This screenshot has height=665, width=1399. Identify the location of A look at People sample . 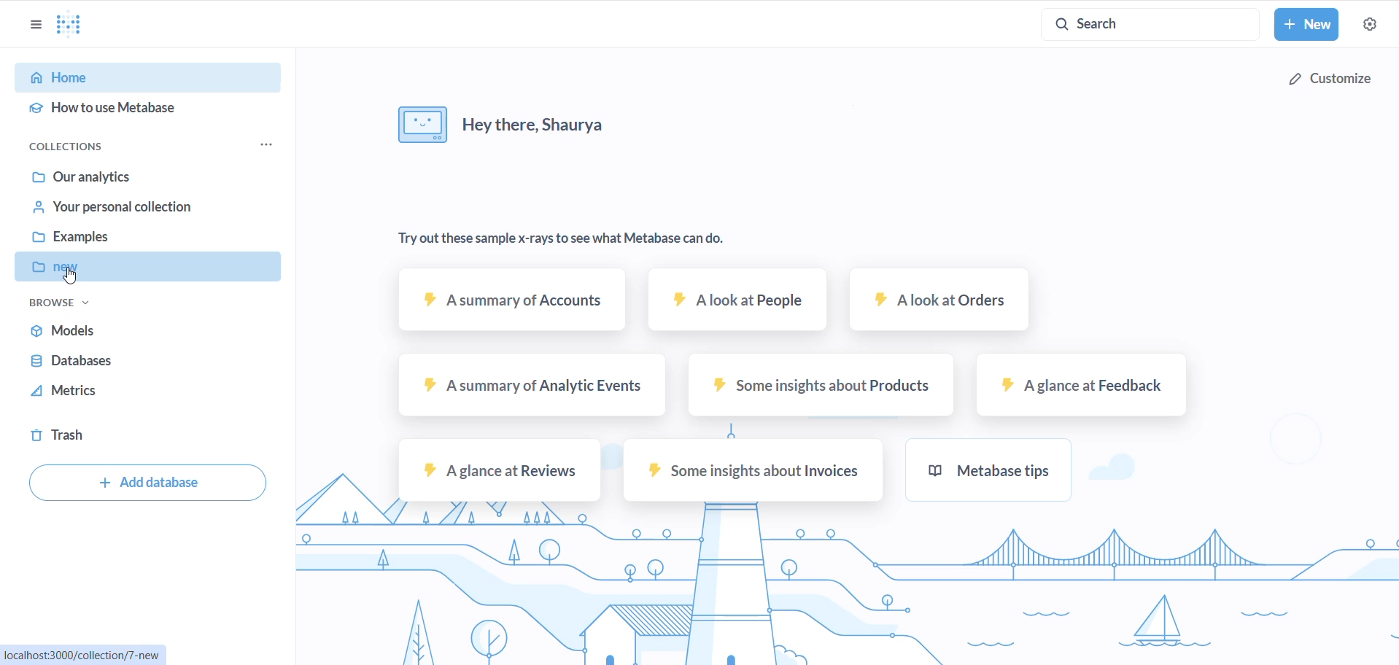
(737, 306).